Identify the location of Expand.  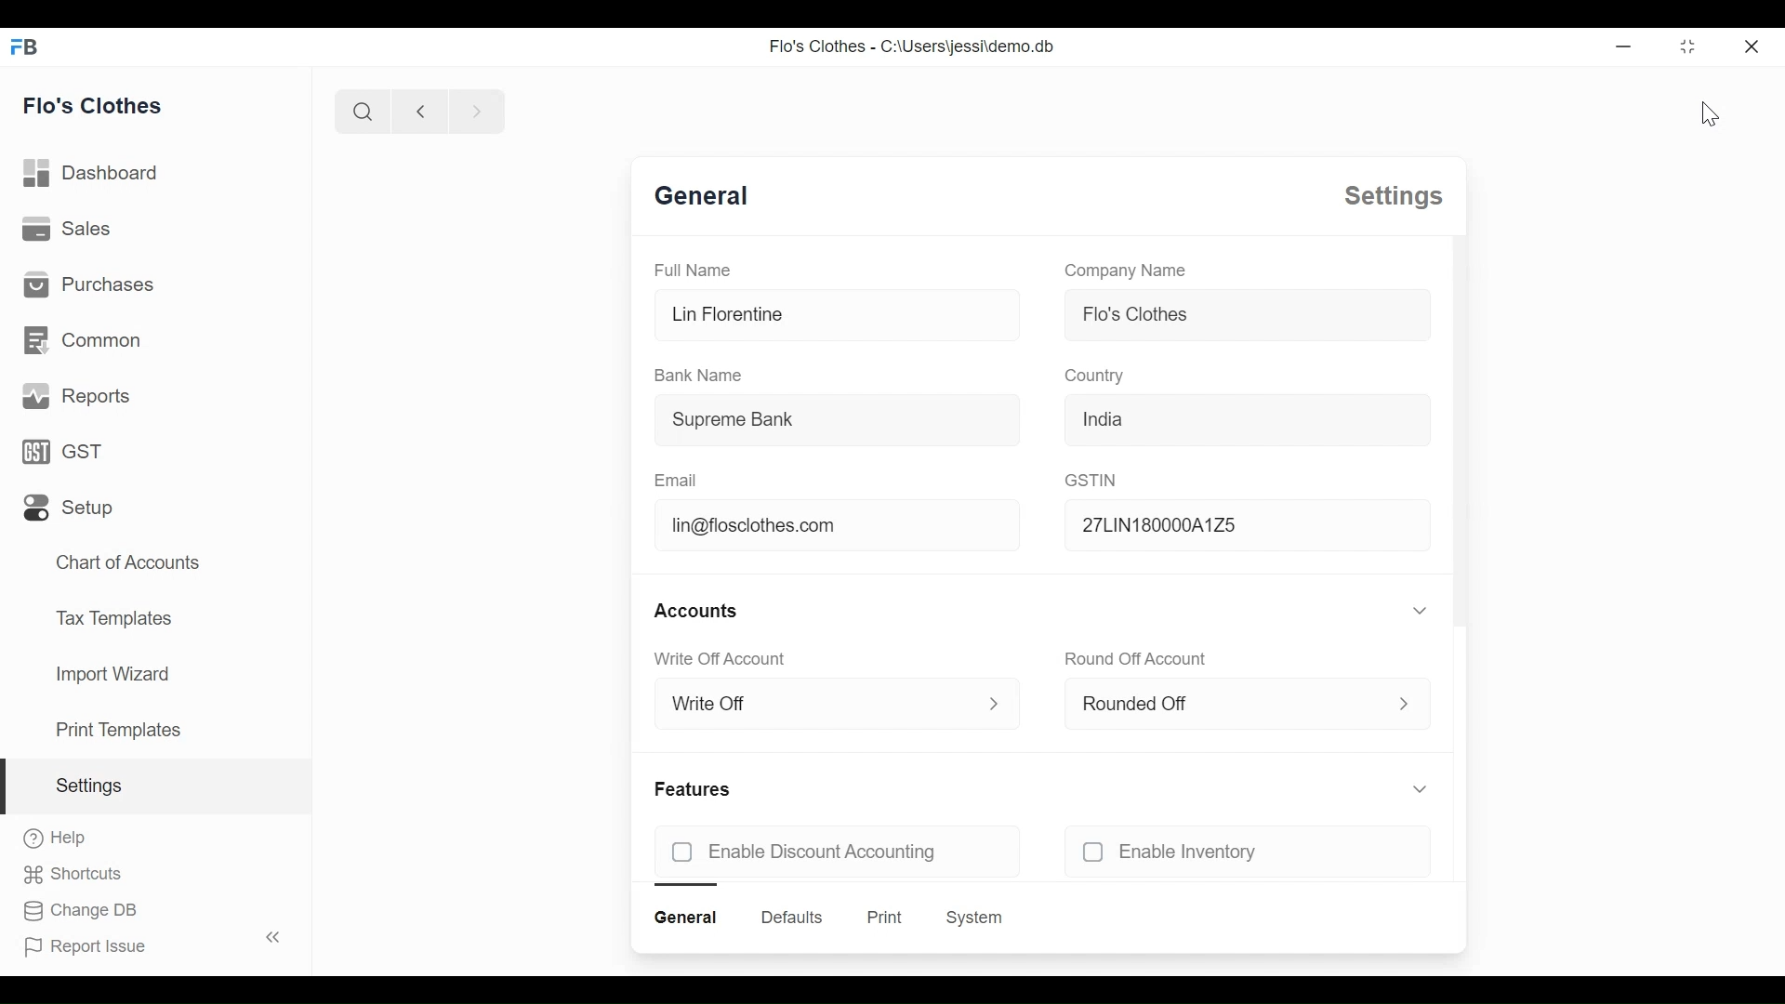
(985, 701).